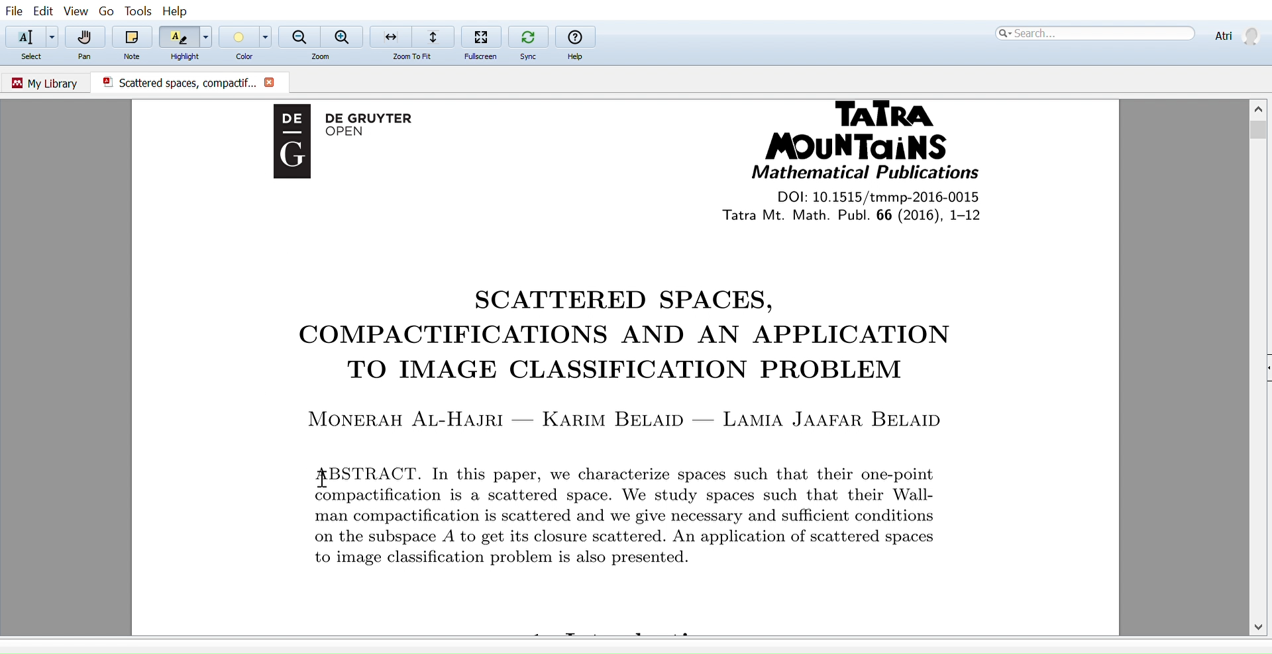 The width and height of the screenshot is (1272, 654). Describe the element at coordinates (417, 57) in the screenshot. I see `zoom to fit` at that location.